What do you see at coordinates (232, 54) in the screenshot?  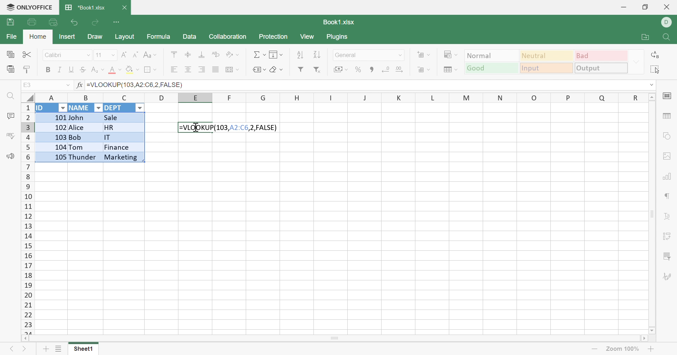 I see `Orientation` at bounding box center [232, 54].